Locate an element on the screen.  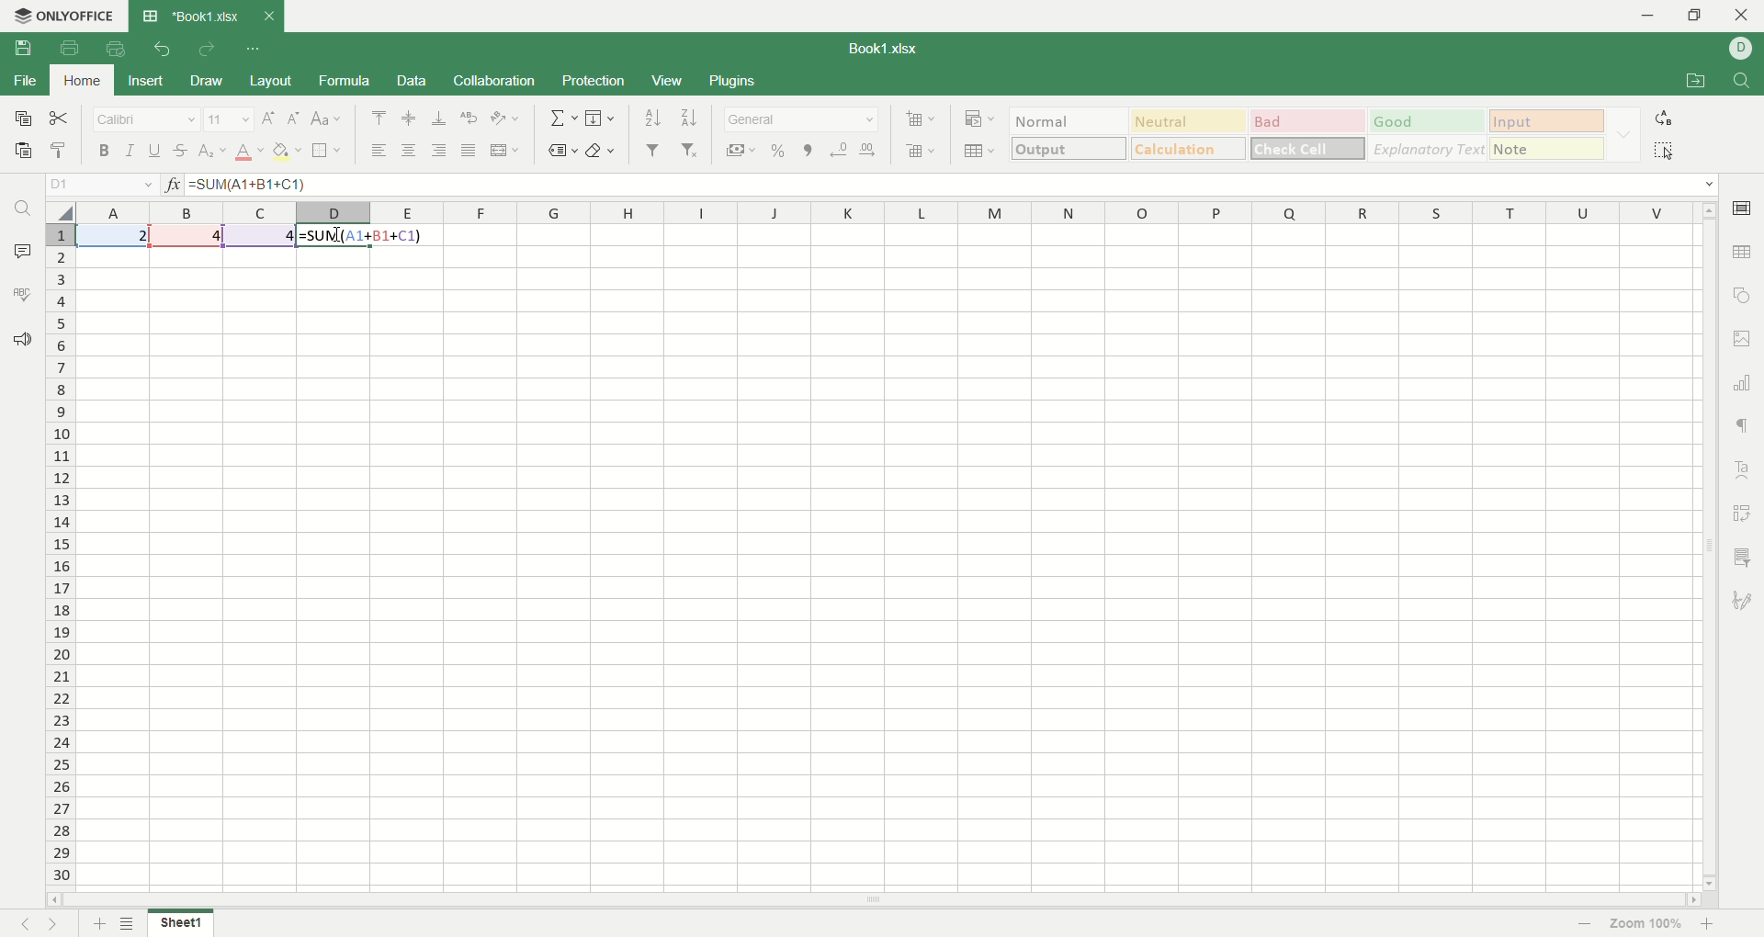
rows is located at coordinates (54, 559).